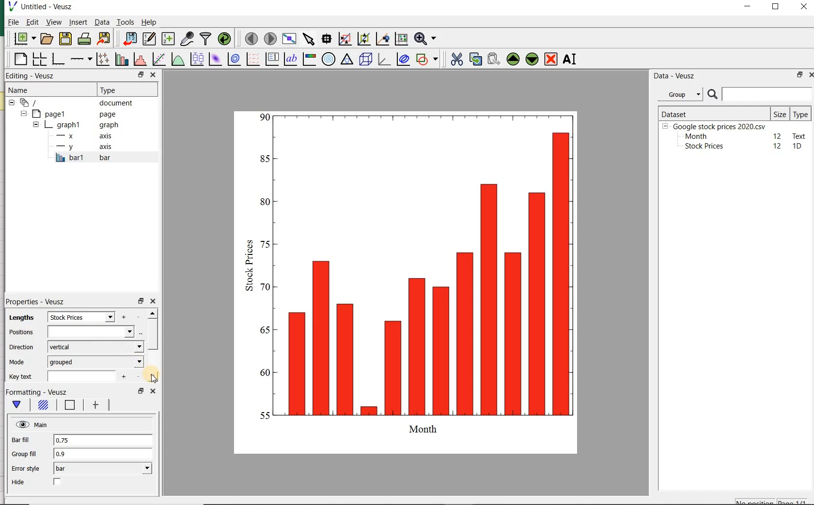  I want to click on view plot full screen, so click(289, 39).